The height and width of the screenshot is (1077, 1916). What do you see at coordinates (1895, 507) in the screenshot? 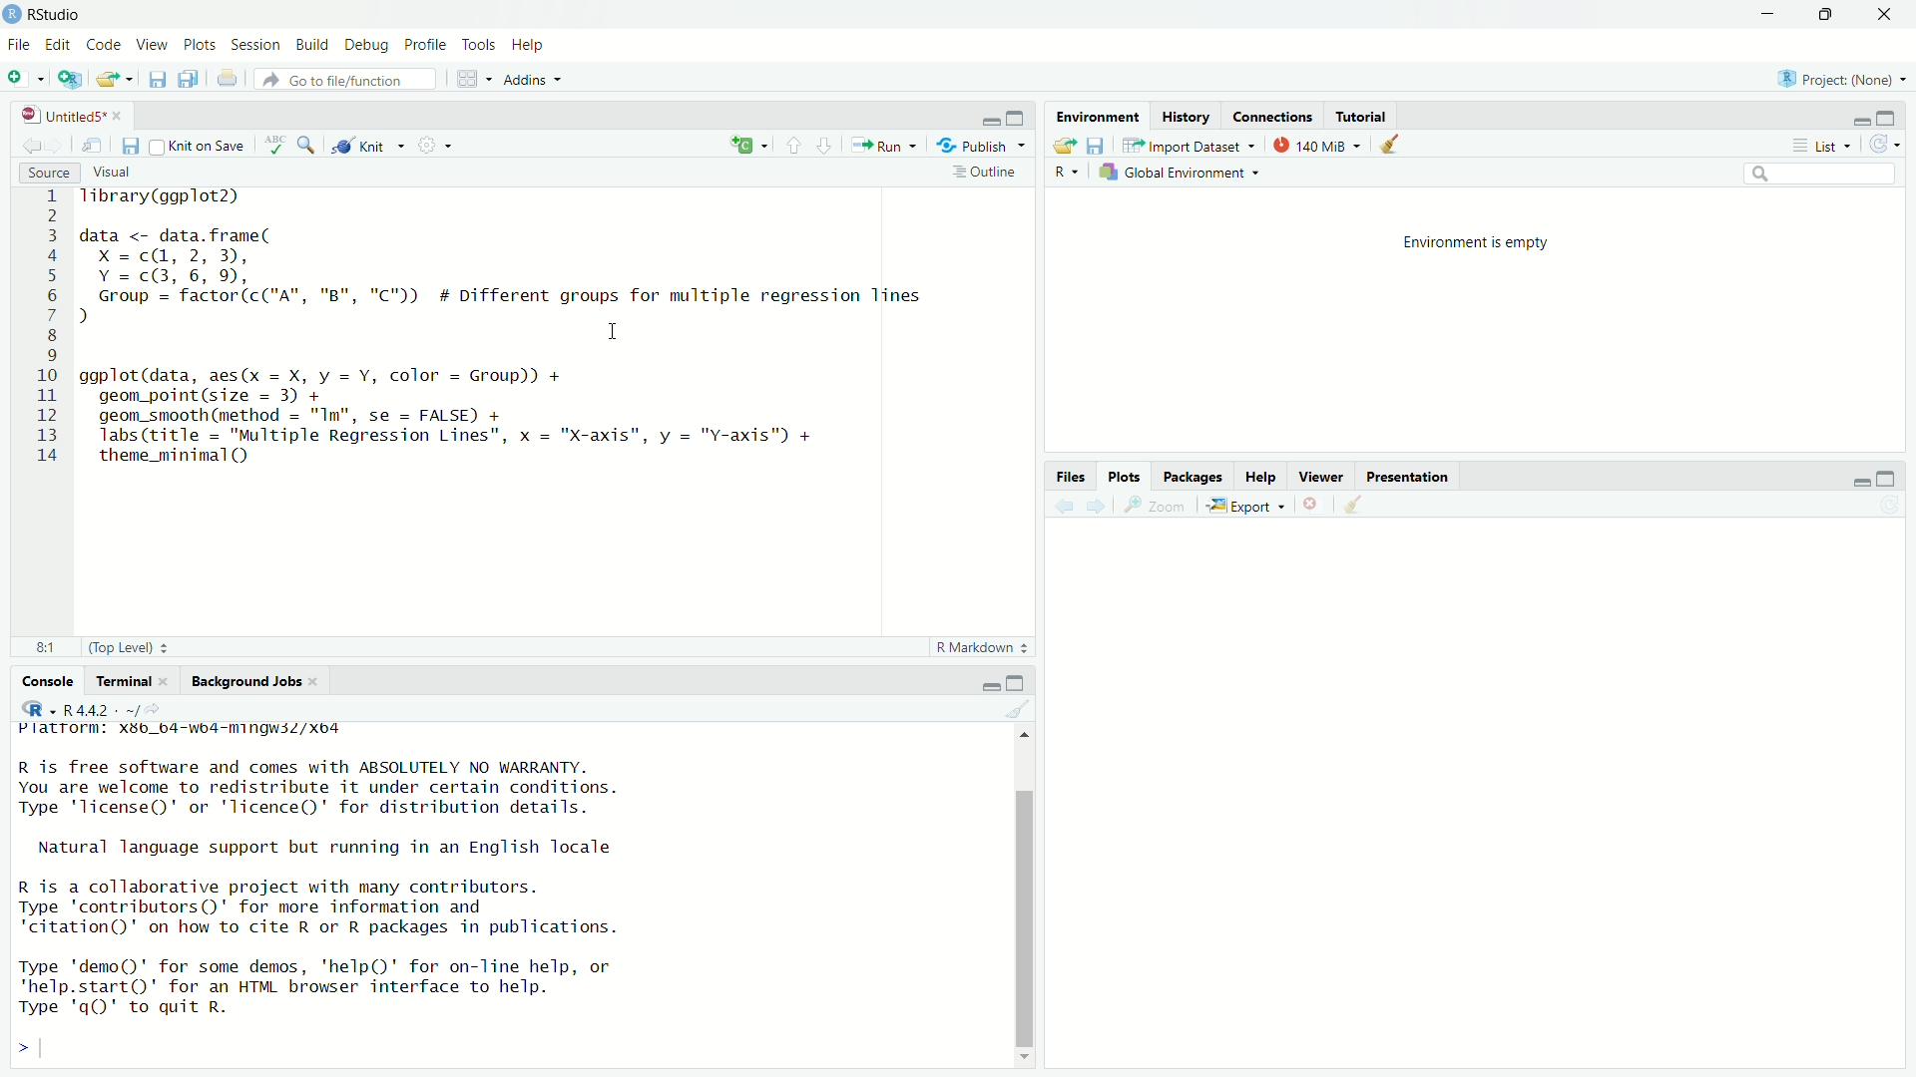
I see `refresh` at bounding box center [1895, 507].